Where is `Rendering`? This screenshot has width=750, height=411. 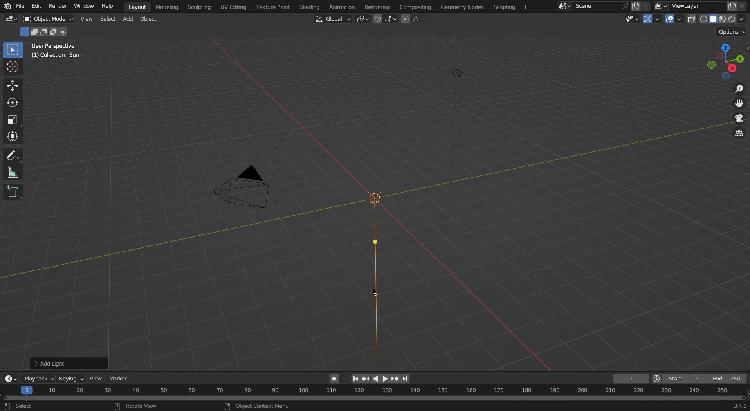
Rendering is located at coordinates (377, 6).